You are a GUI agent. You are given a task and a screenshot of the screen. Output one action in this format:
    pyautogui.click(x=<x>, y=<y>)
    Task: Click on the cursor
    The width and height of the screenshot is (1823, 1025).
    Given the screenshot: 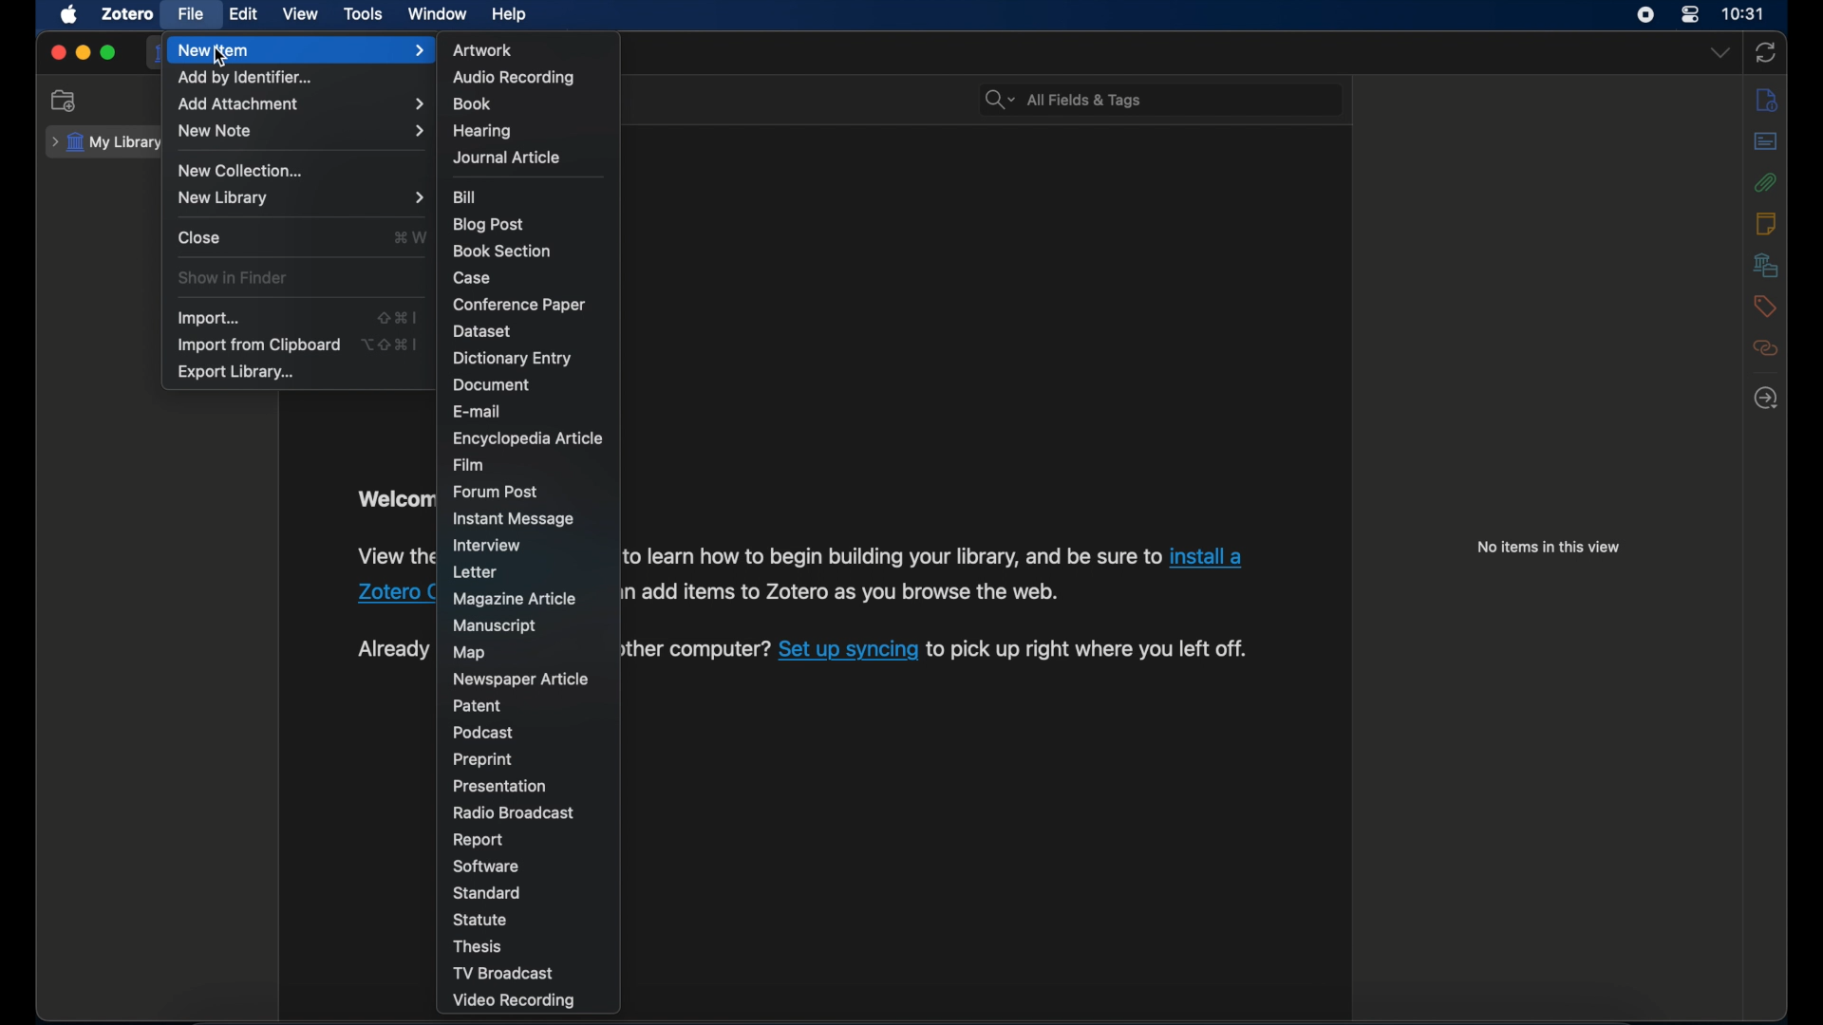 What is the action you would take?
    pyautogui.click(x=220, y=59)
    